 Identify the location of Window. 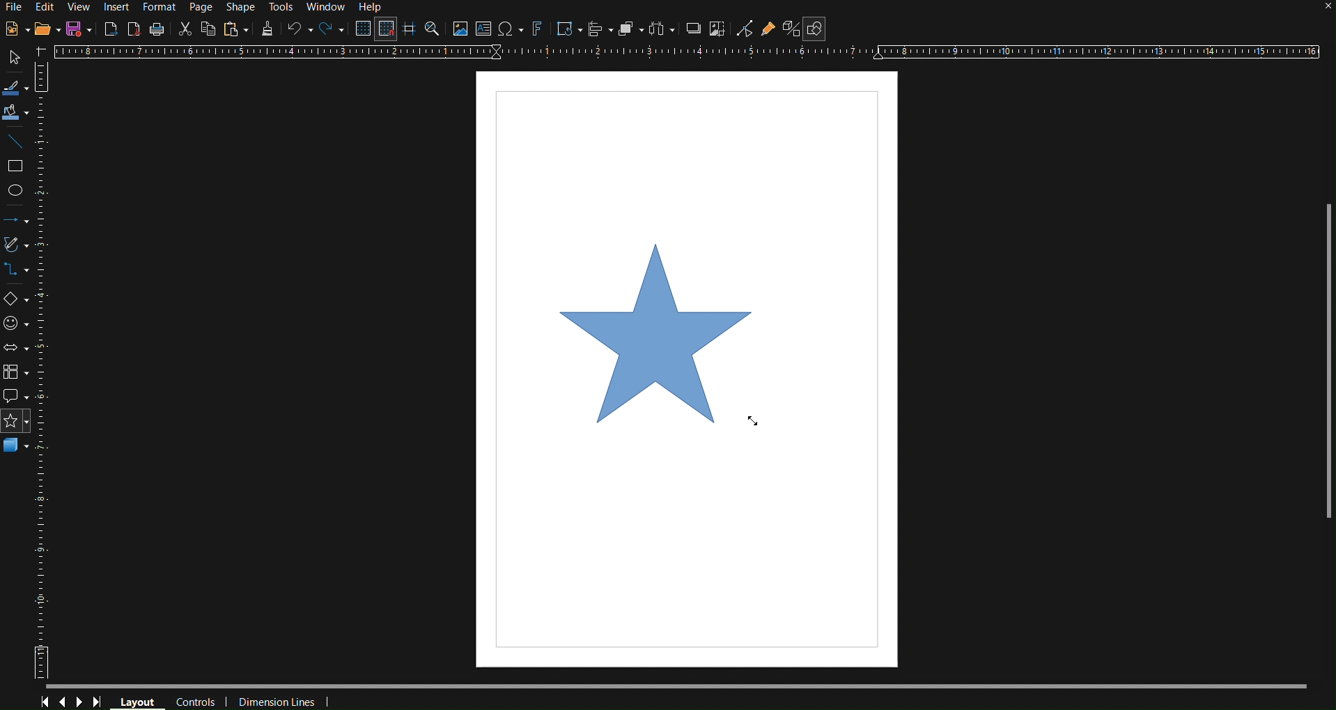
(327, 6).